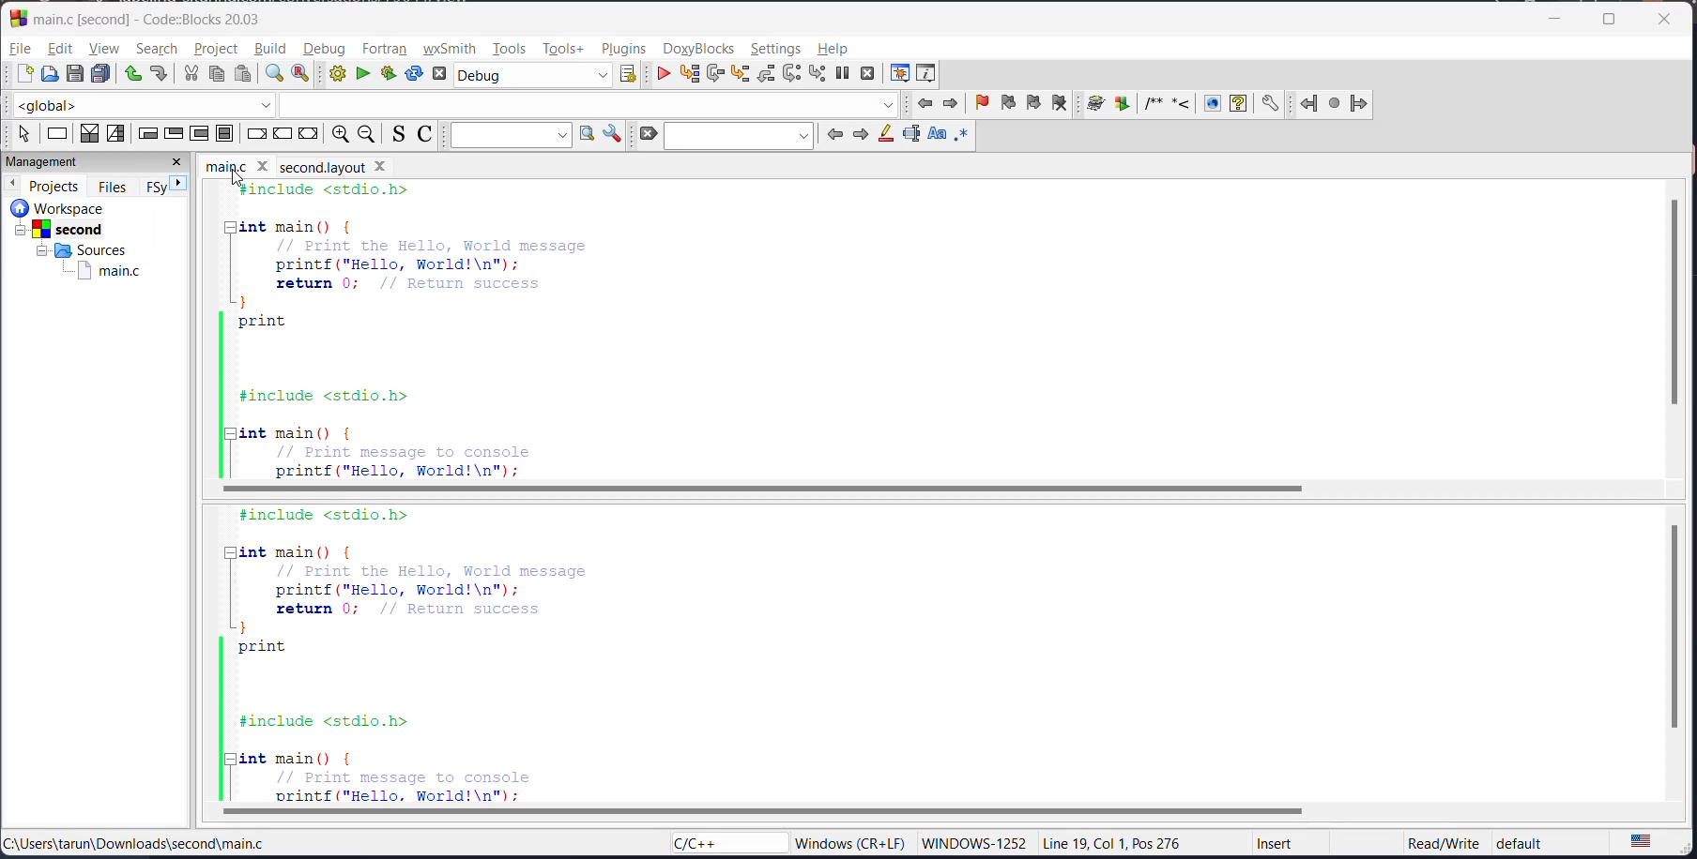 This screenshot has height=859, width=1697. What do you see at coordinates (61, 49) in the screenshot?
I see `edit` at bounding box center [61, 49].